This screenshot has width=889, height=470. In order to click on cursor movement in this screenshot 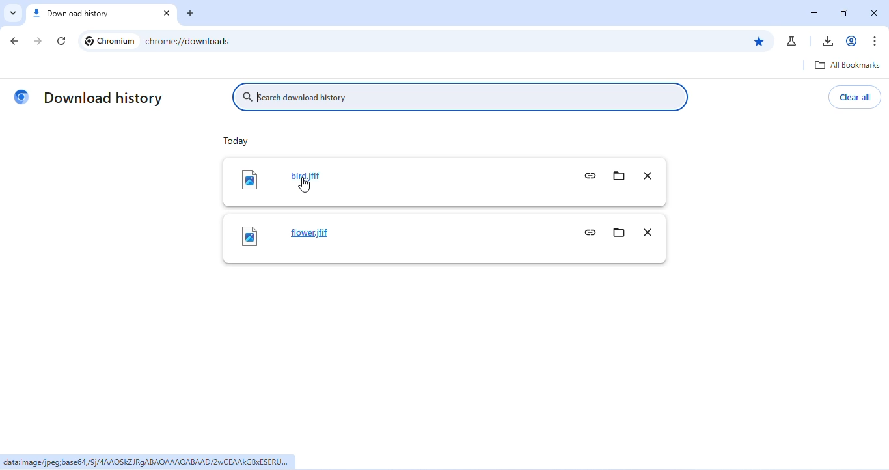, I will do `click(307, 187)`.